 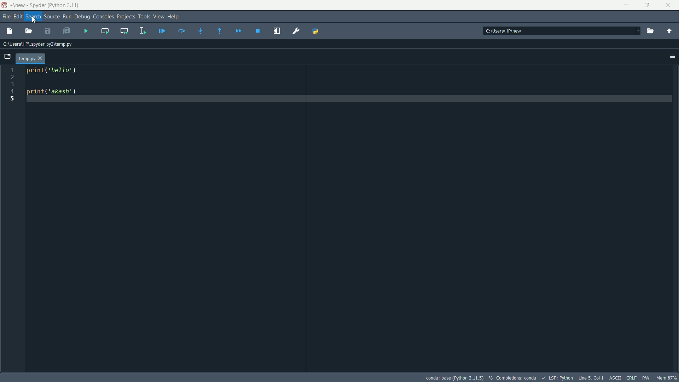 What do you see at coordinates (514, 378) in the screenshot?
I see `text` at bounding box center [514, 378].